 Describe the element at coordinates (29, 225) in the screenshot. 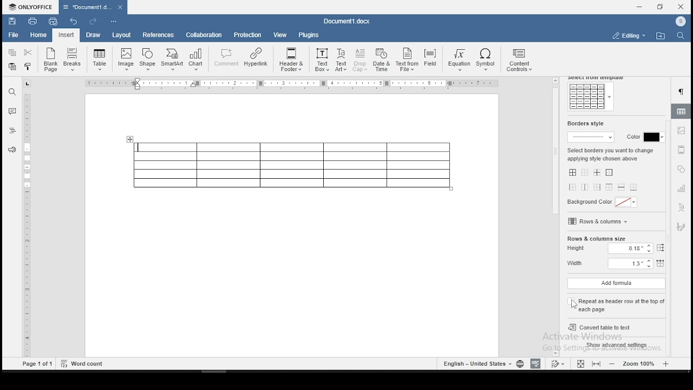

I see `ruler` at that location.